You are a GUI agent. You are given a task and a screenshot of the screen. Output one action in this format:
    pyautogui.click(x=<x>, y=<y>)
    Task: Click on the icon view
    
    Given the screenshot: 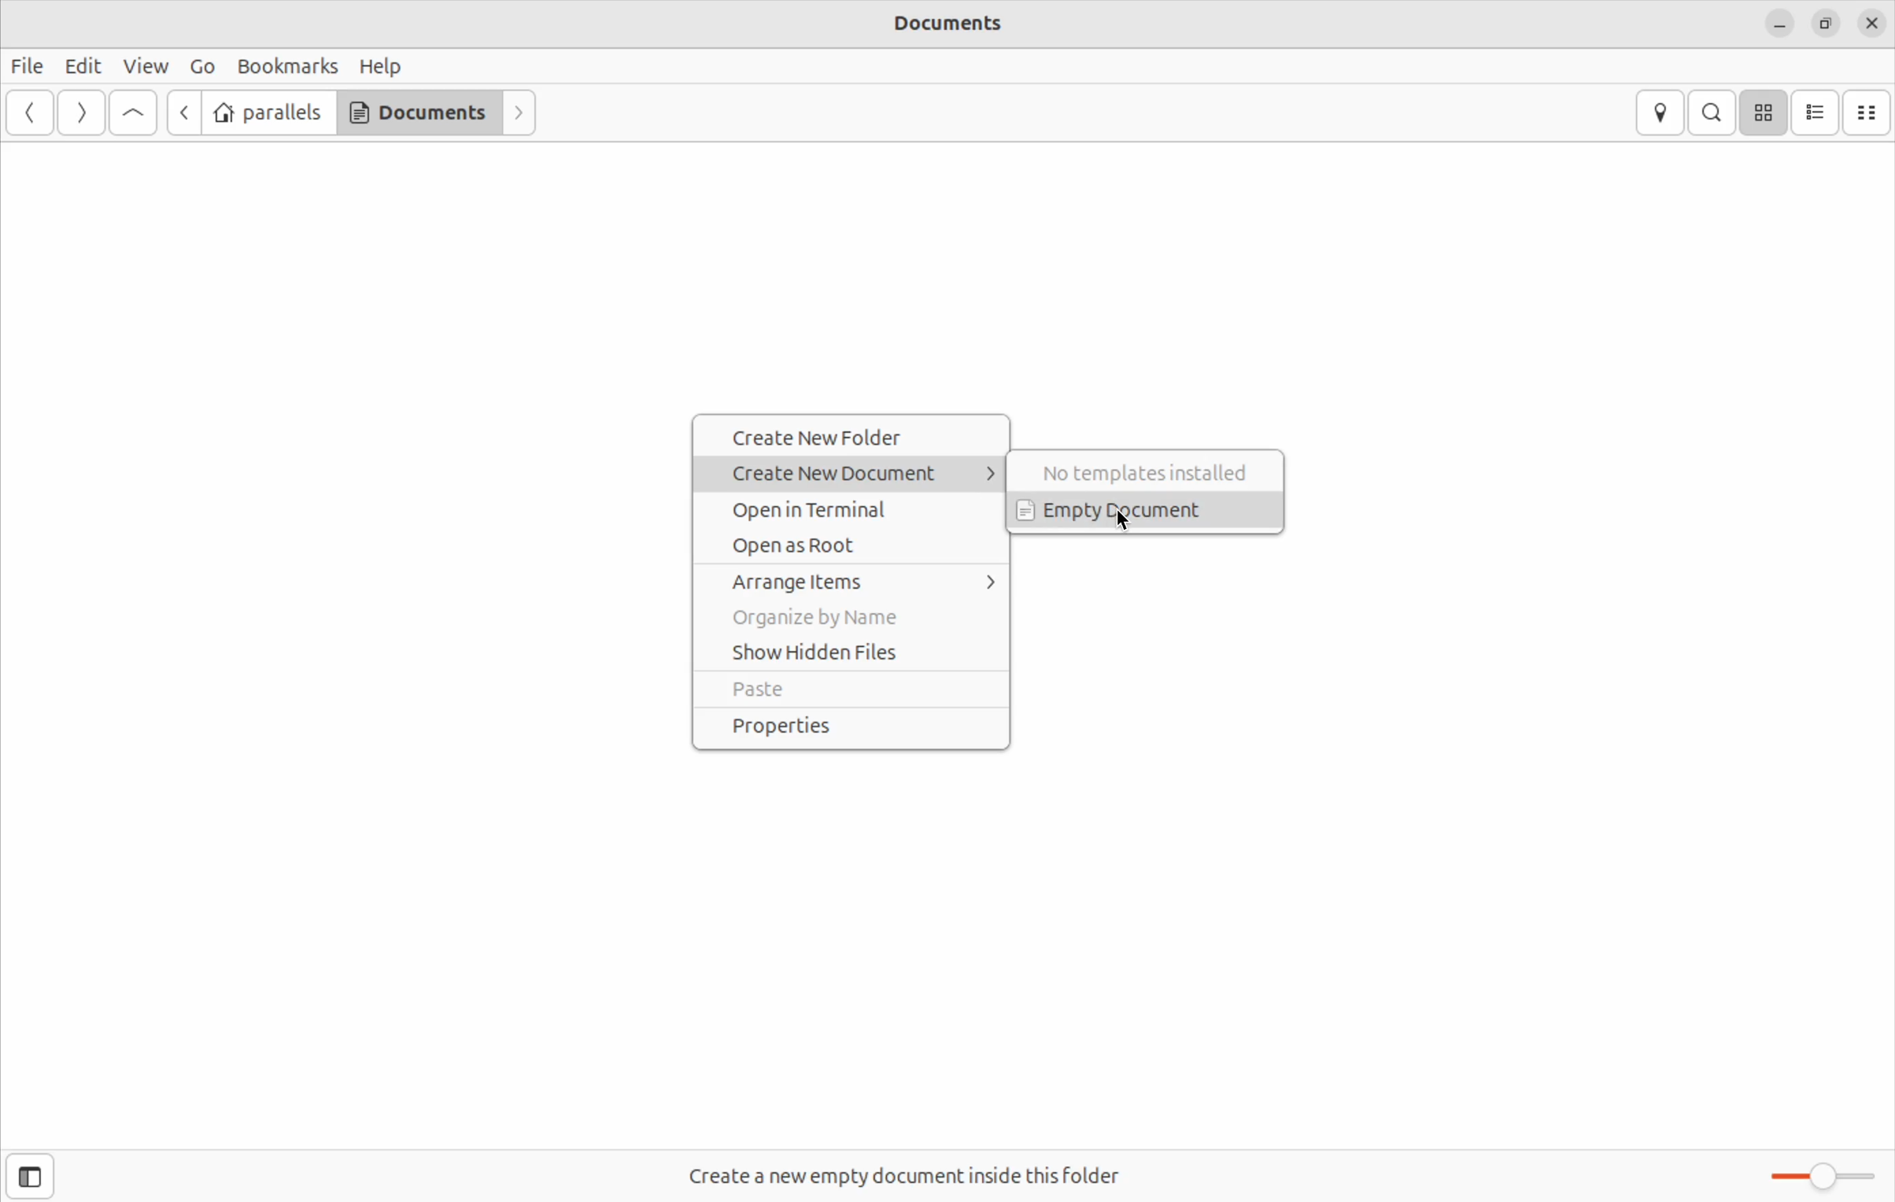 What is the action you would take?
    pyautogui.click(x=1763, y=113)
    